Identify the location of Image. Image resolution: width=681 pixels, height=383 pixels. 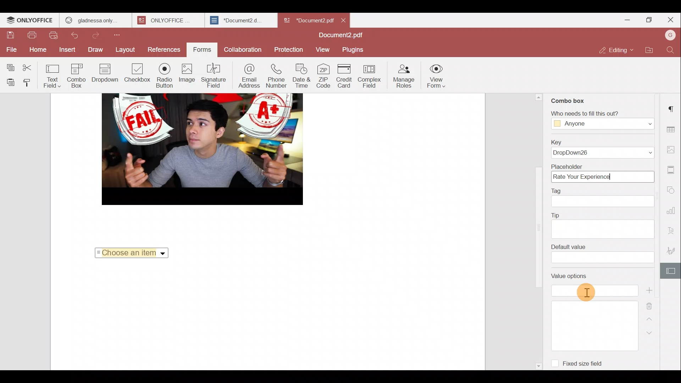
(187, 74).